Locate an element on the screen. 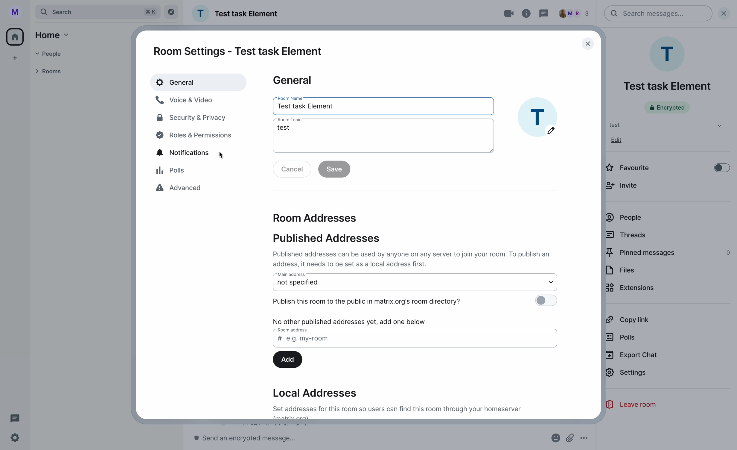  settings is located at coordinates (15, 438).